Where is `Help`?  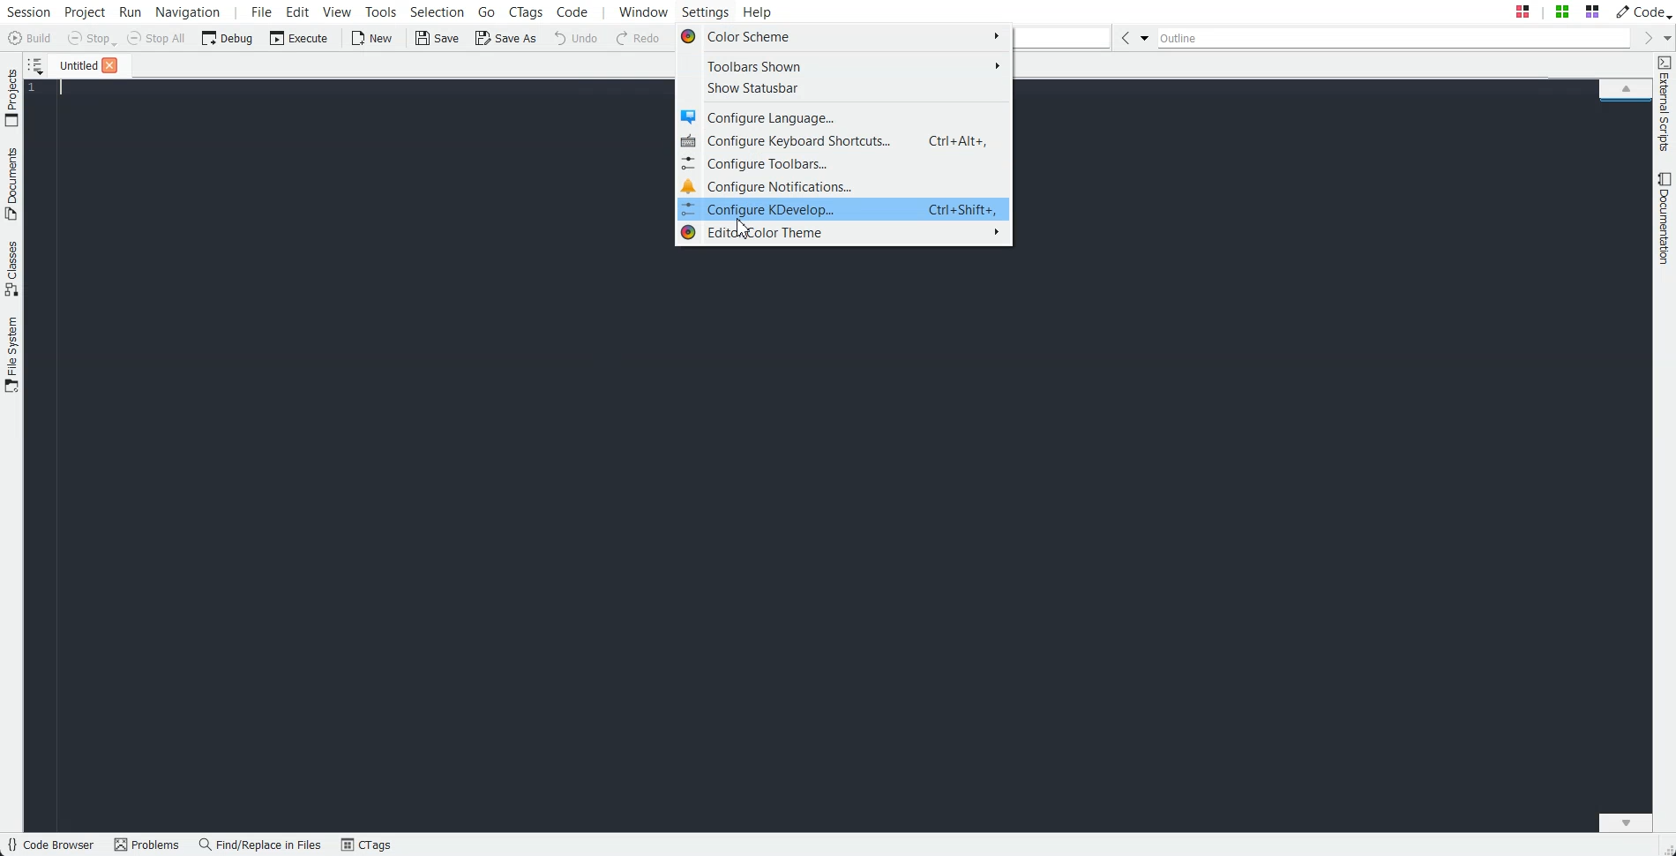
Help is located at coordinates (758, 11).